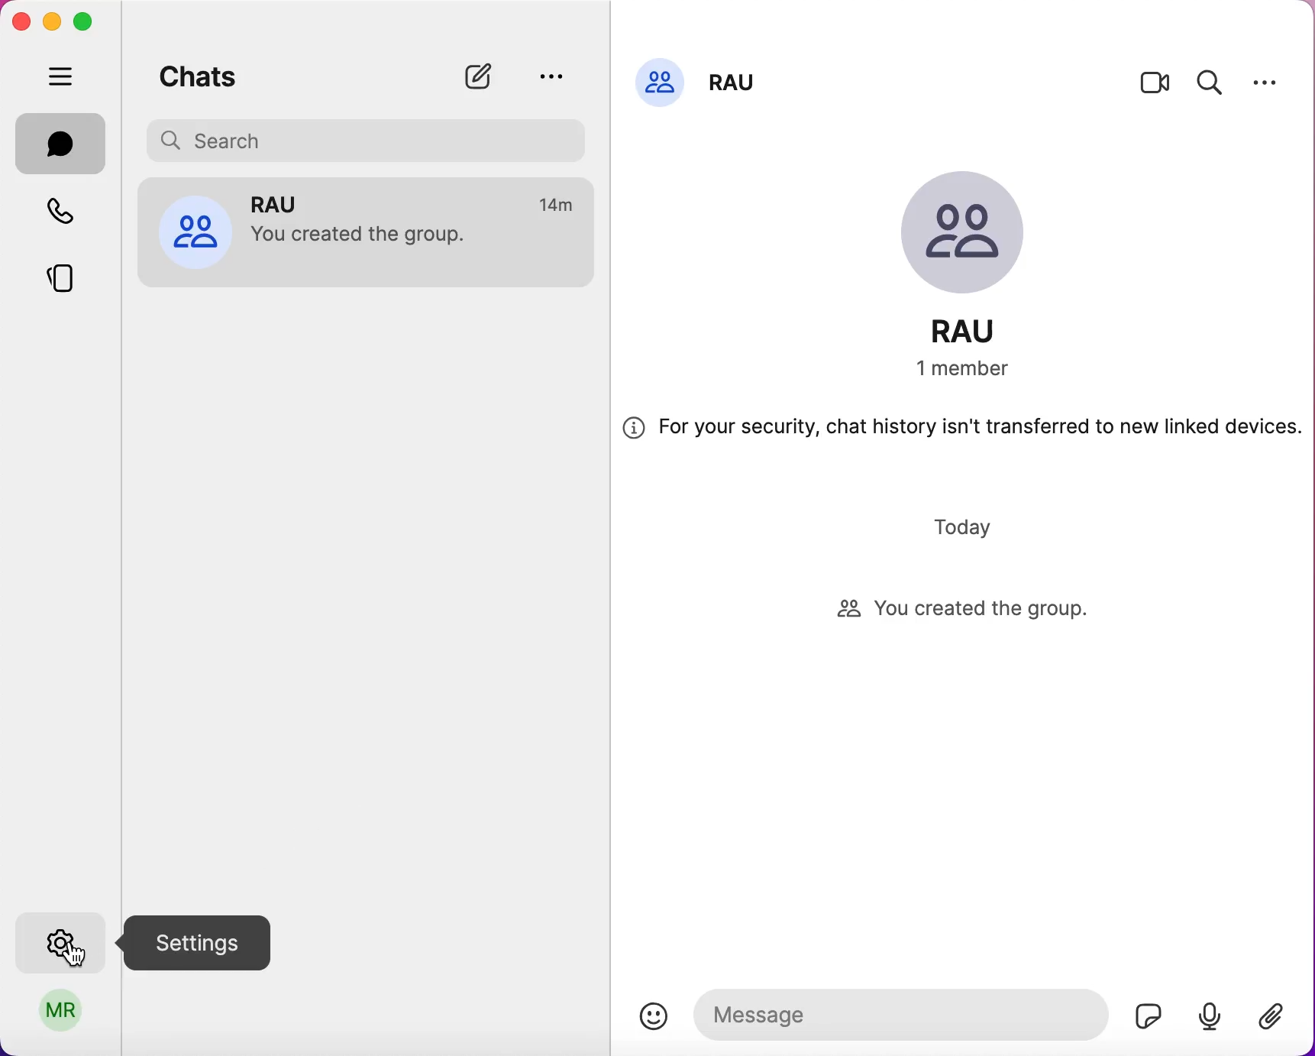  I want to click on group picture, so click(968, 222).